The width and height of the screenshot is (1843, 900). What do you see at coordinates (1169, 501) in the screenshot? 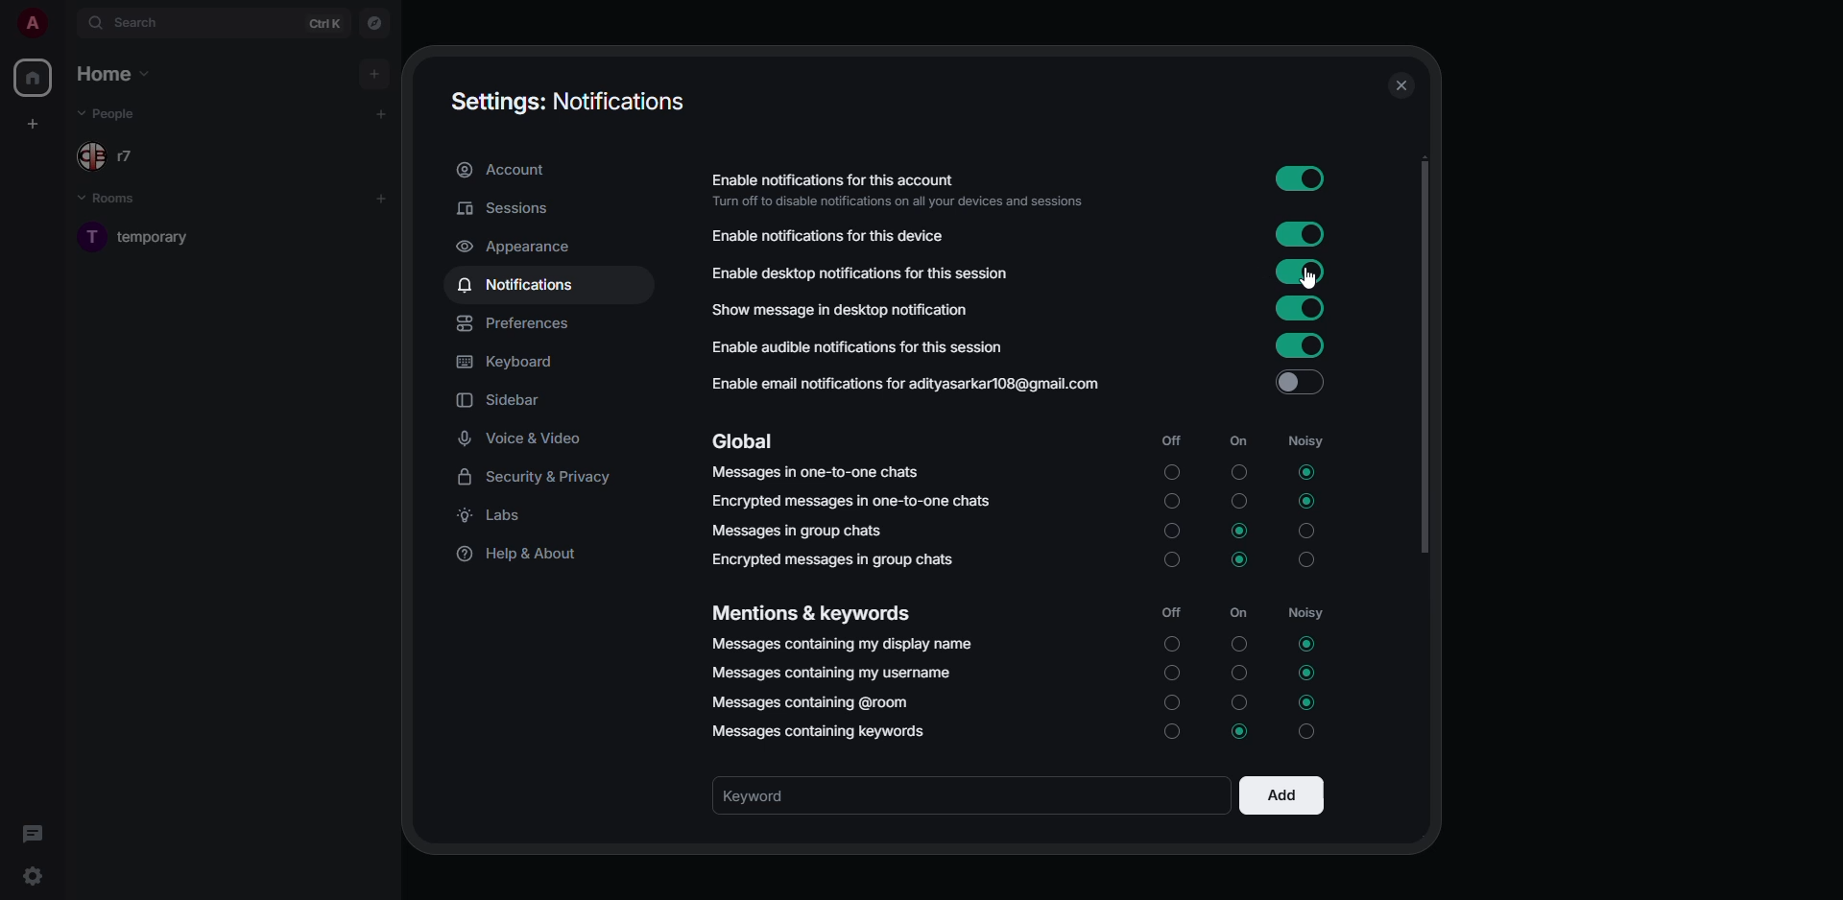
I see `Off Unselected` at bounding box center [1169, 501].